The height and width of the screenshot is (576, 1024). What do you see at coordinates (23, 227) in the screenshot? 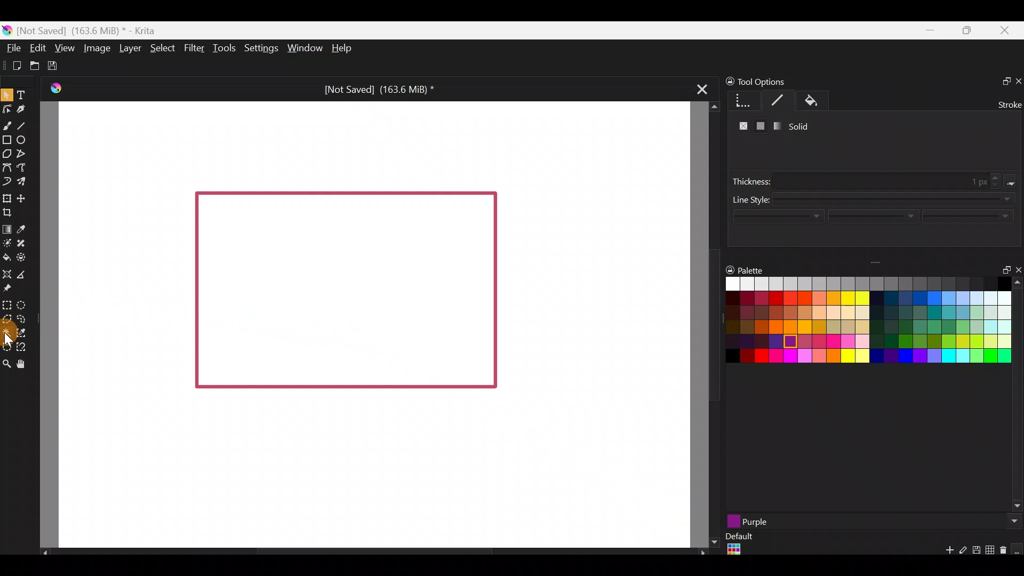
I see `Sample a colour from the image/current layer` at bounding box center [23, 227].